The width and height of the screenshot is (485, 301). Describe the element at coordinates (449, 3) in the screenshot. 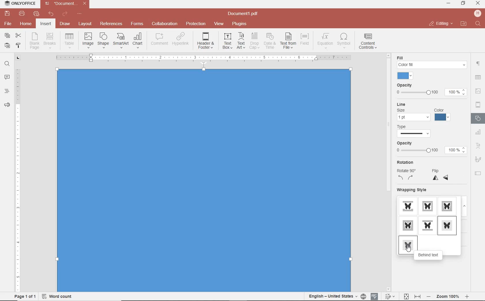

I see `minimize` at that location.